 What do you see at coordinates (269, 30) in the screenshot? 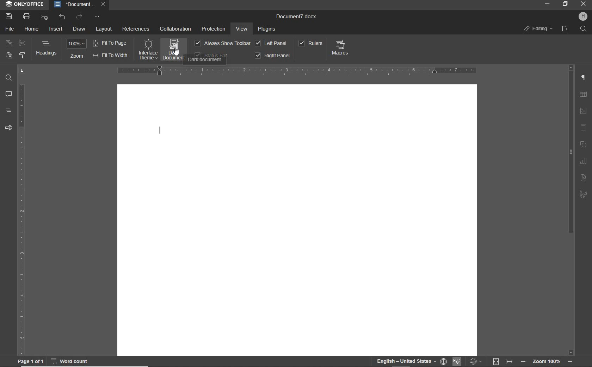
I see `PLUGINS` at bounding box center [269, 30].